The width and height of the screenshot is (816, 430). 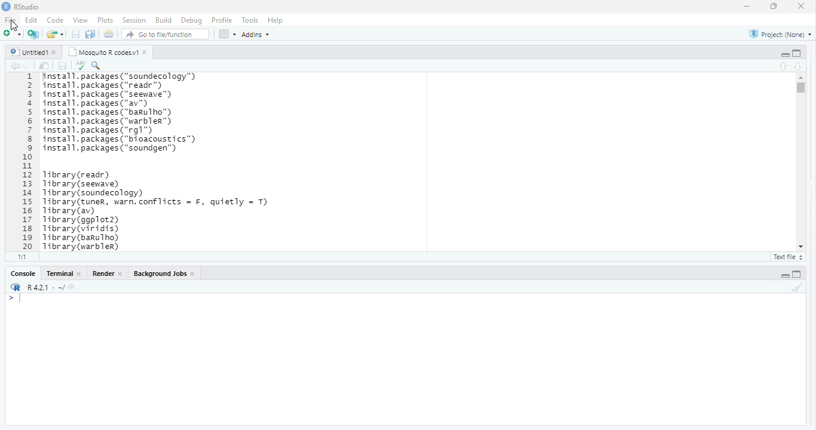 What do you see at coordinates (76, 34) in the screenshot?
I see `save` at bounding box center [76, 34].